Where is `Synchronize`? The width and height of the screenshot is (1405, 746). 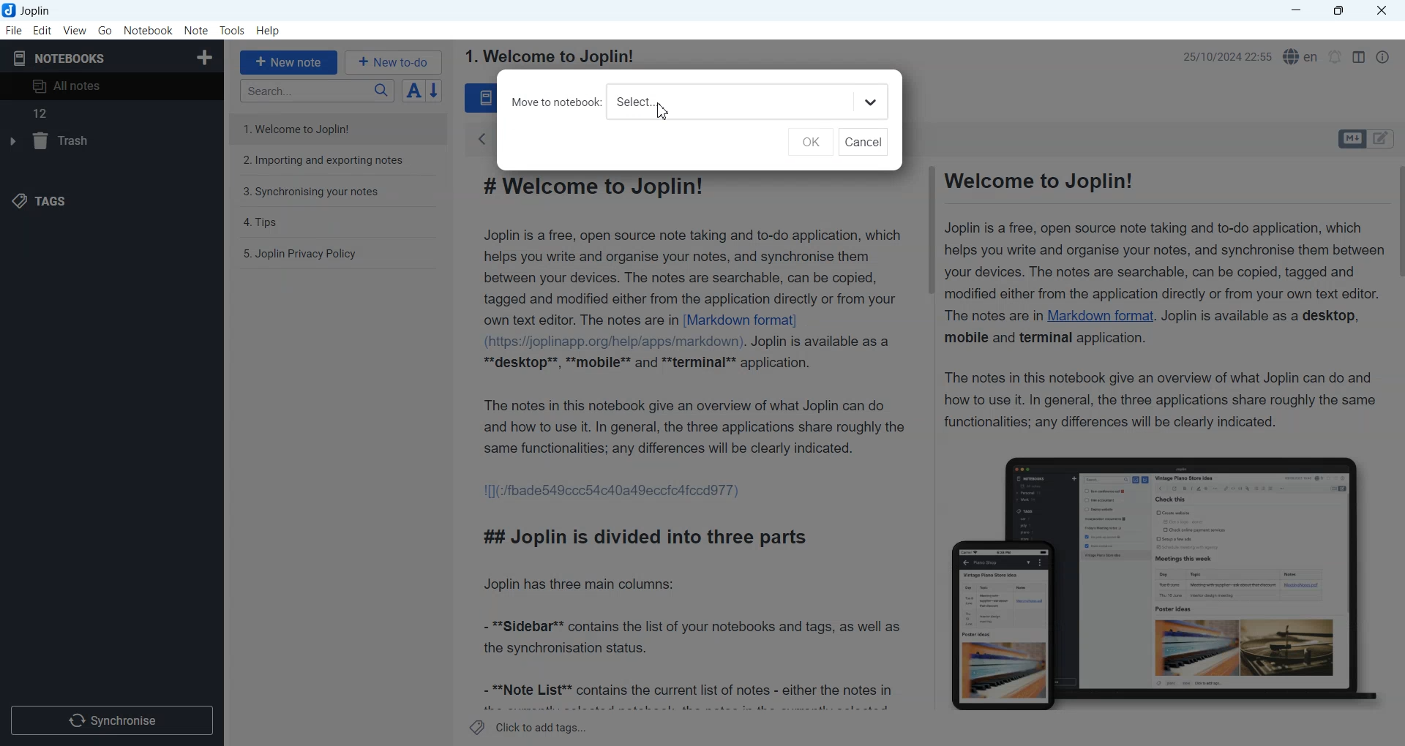 Synchronize is located at coordinates (111, 719).